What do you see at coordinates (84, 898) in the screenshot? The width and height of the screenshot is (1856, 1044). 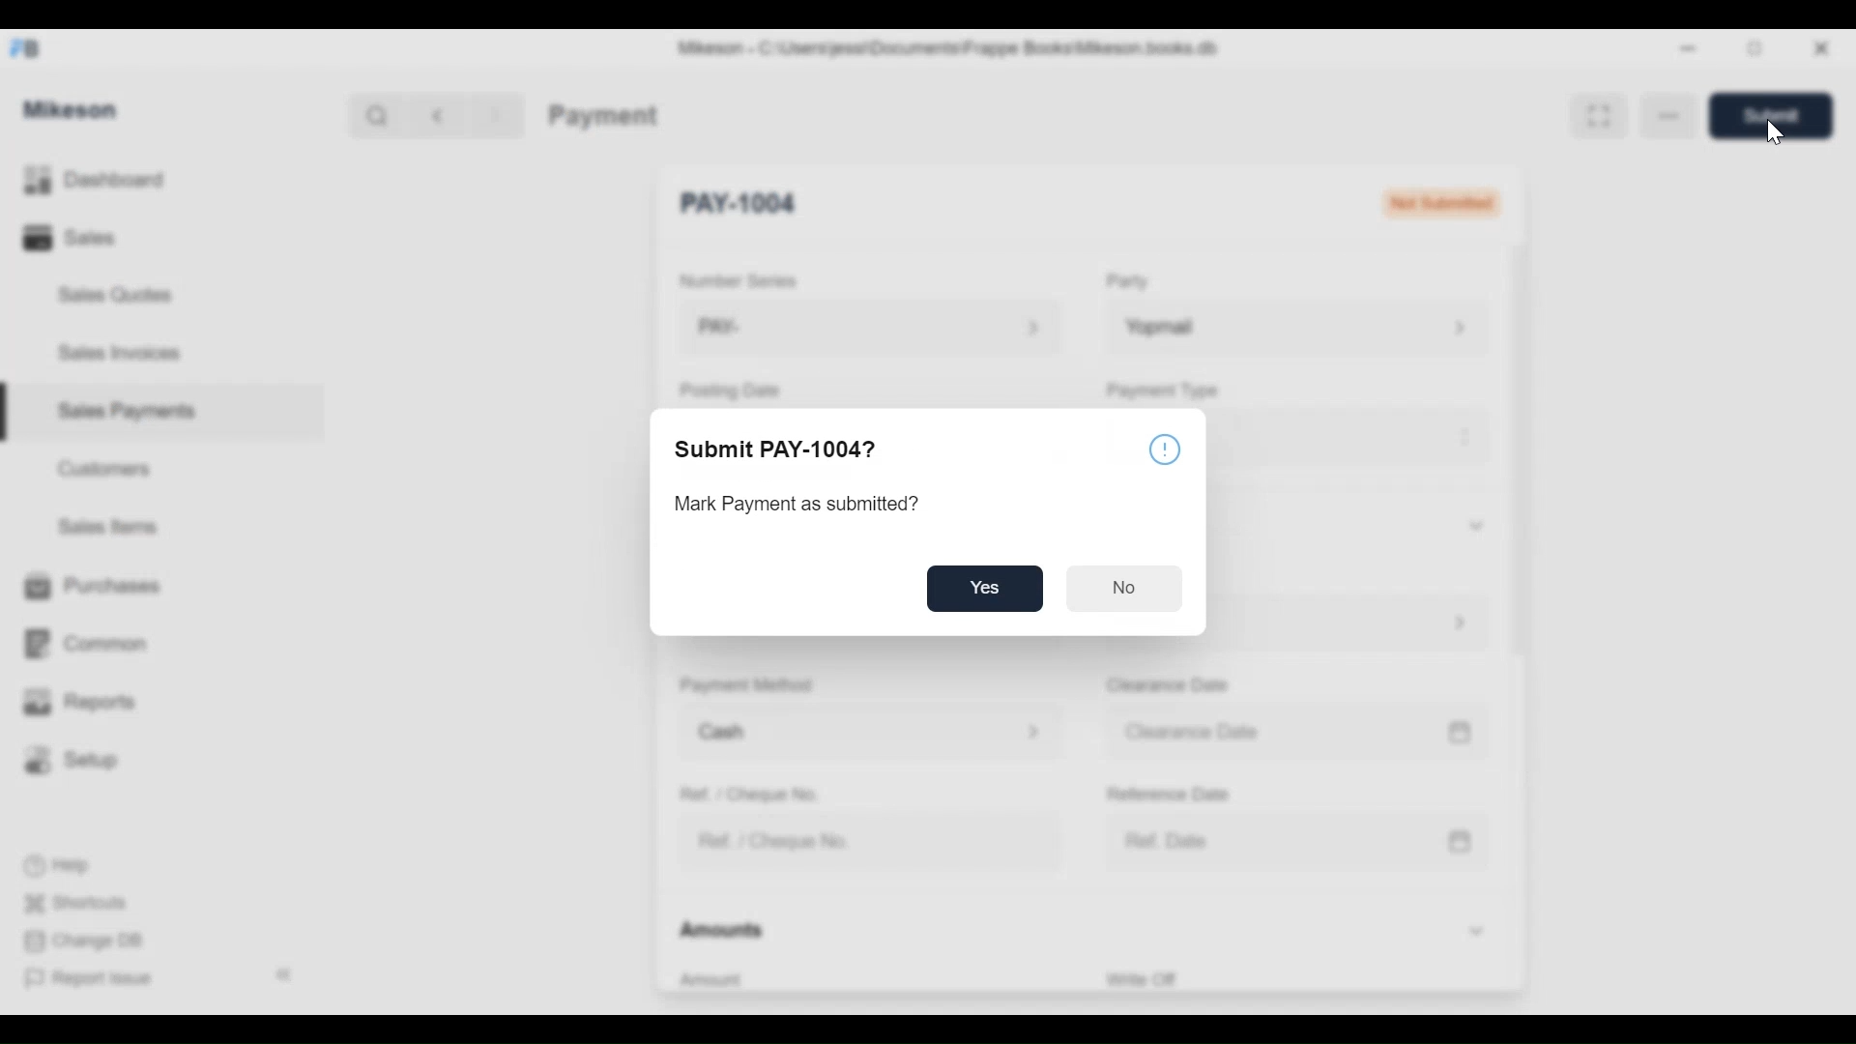 I see `Shortcuts` at bounding box center [84, 898].